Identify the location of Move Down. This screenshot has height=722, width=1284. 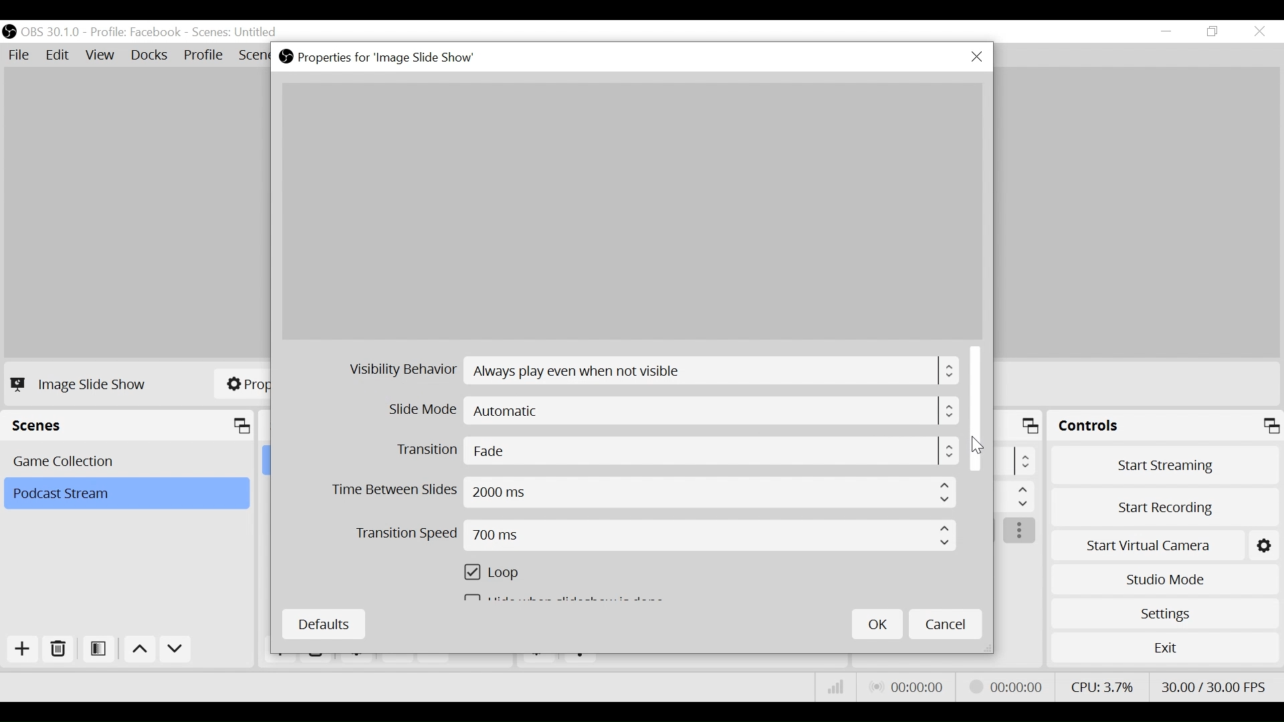
(175, 651).